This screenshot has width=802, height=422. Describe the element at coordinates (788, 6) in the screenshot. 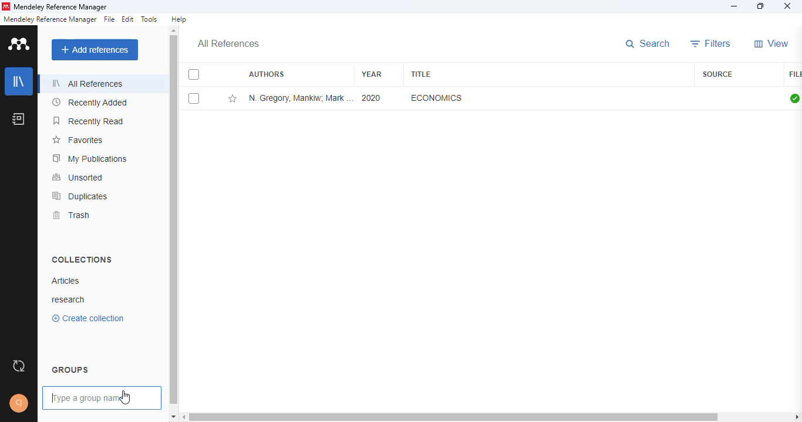

I see `close` at that location.